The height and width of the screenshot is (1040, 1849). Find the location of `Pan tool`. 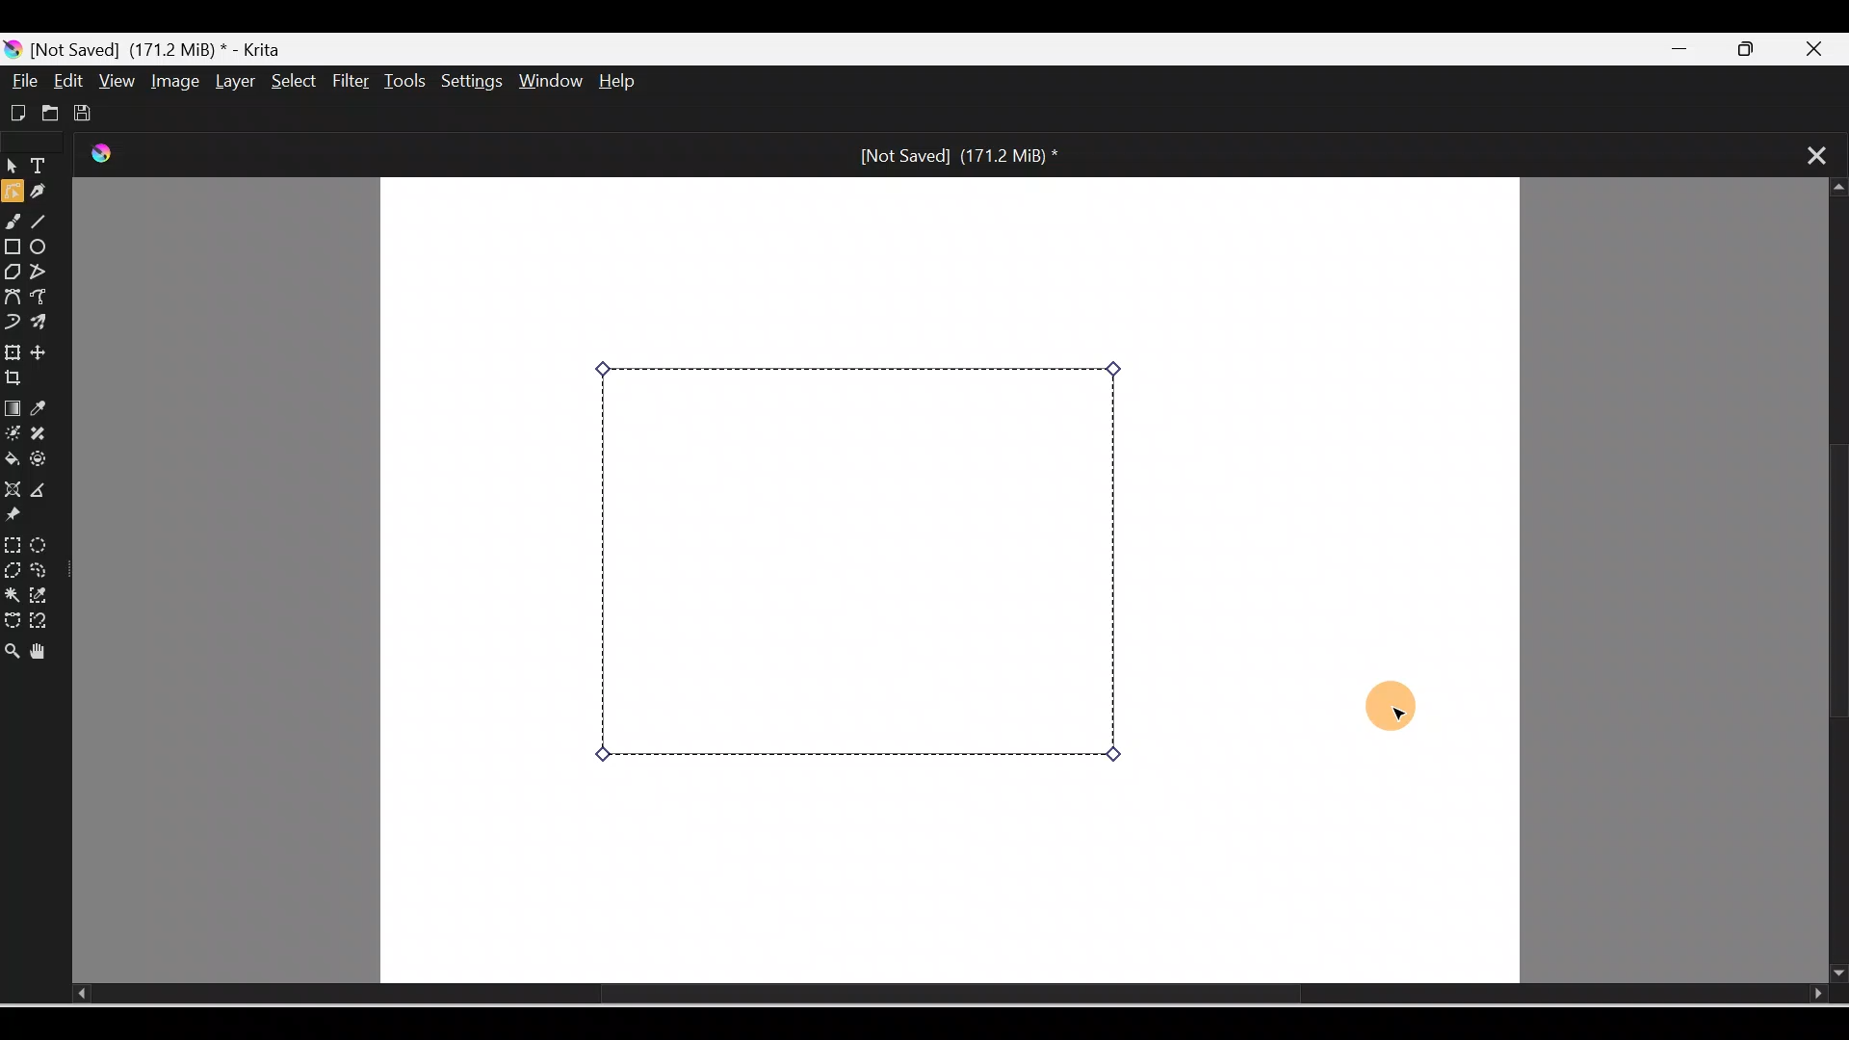

Pan tool is located at coordinates (42, 648).